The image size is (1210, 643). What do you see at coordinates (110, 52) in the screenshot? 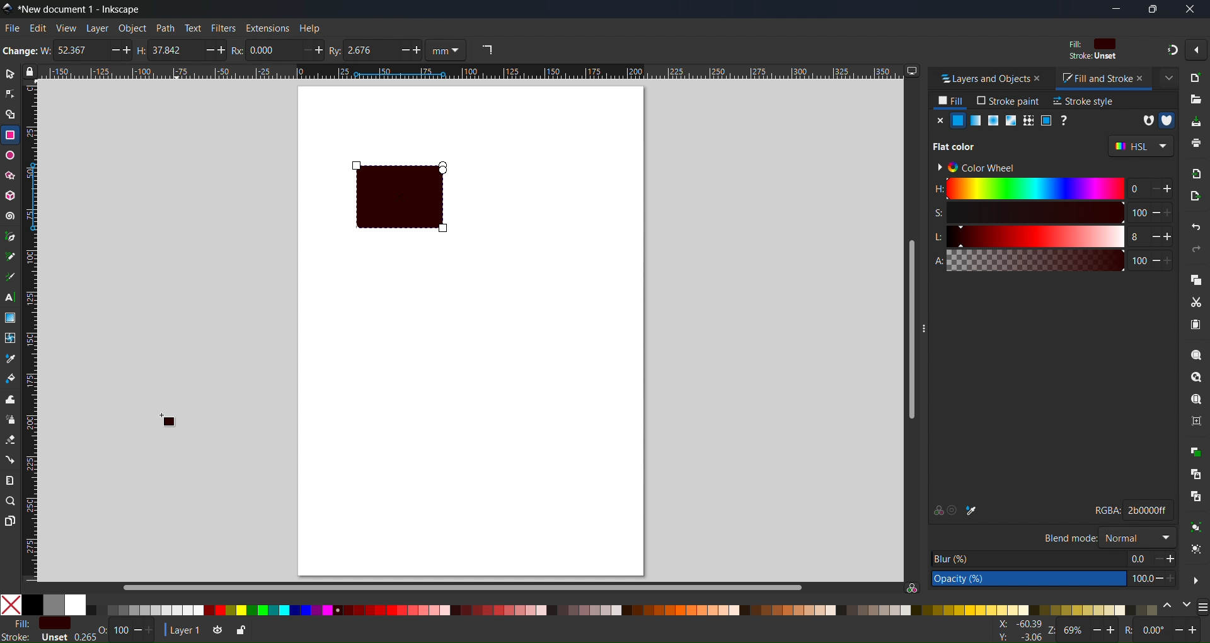
I see `Minimize width` at bounding box center [110, 52].